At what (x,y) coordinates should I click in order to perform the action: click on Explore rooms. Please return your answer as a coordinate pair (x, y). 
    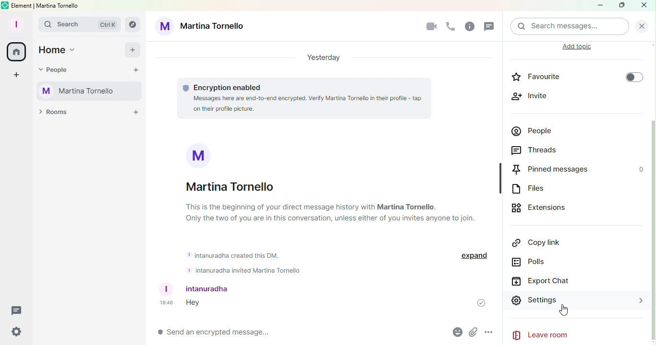
    Looking at the image, I should click on (133, 24).